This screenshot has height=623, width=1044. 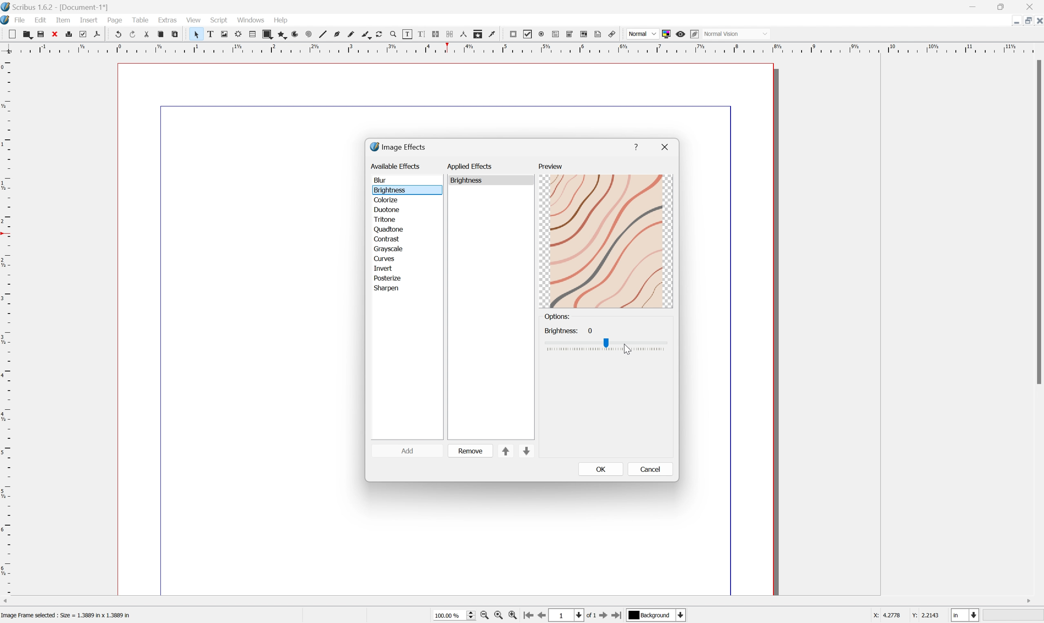 What do you see at coordinates (529, 615) in the screenshot?
I see `First Page` at bounding box center [529, 615].